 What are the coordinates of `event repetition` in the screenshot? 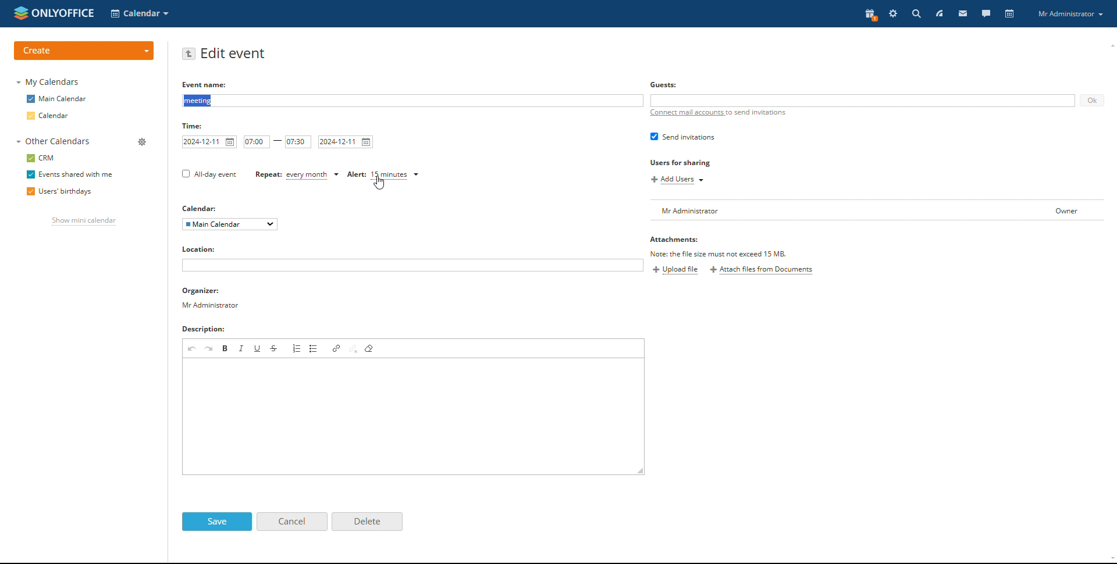 It's located at (298, 176).